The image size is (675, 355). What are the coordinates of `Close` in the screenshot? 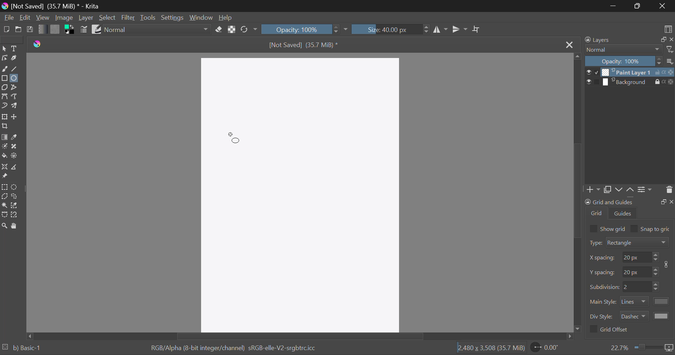 It's located at (569, 45).